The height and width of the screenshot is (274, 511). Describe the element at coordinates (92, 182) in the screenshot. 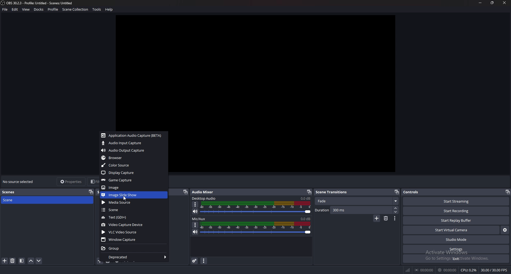

I see `filters` at that location.